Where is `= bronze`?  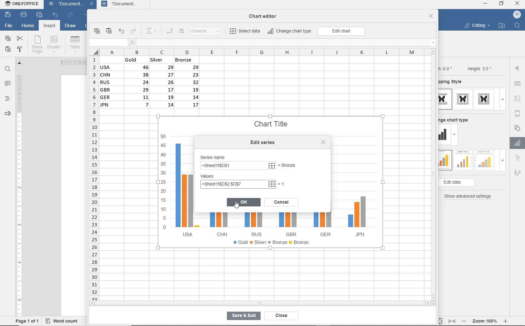
= bronze is located at coordinates (293, 166).